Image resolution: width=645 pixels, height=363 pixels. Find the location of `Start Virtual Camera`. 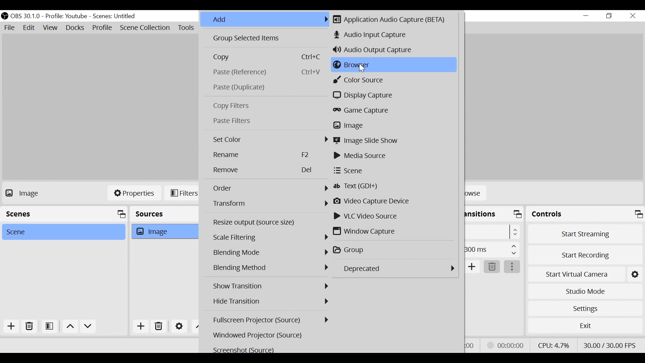

Start Virtual Camera is located at coordinates (576, 275).